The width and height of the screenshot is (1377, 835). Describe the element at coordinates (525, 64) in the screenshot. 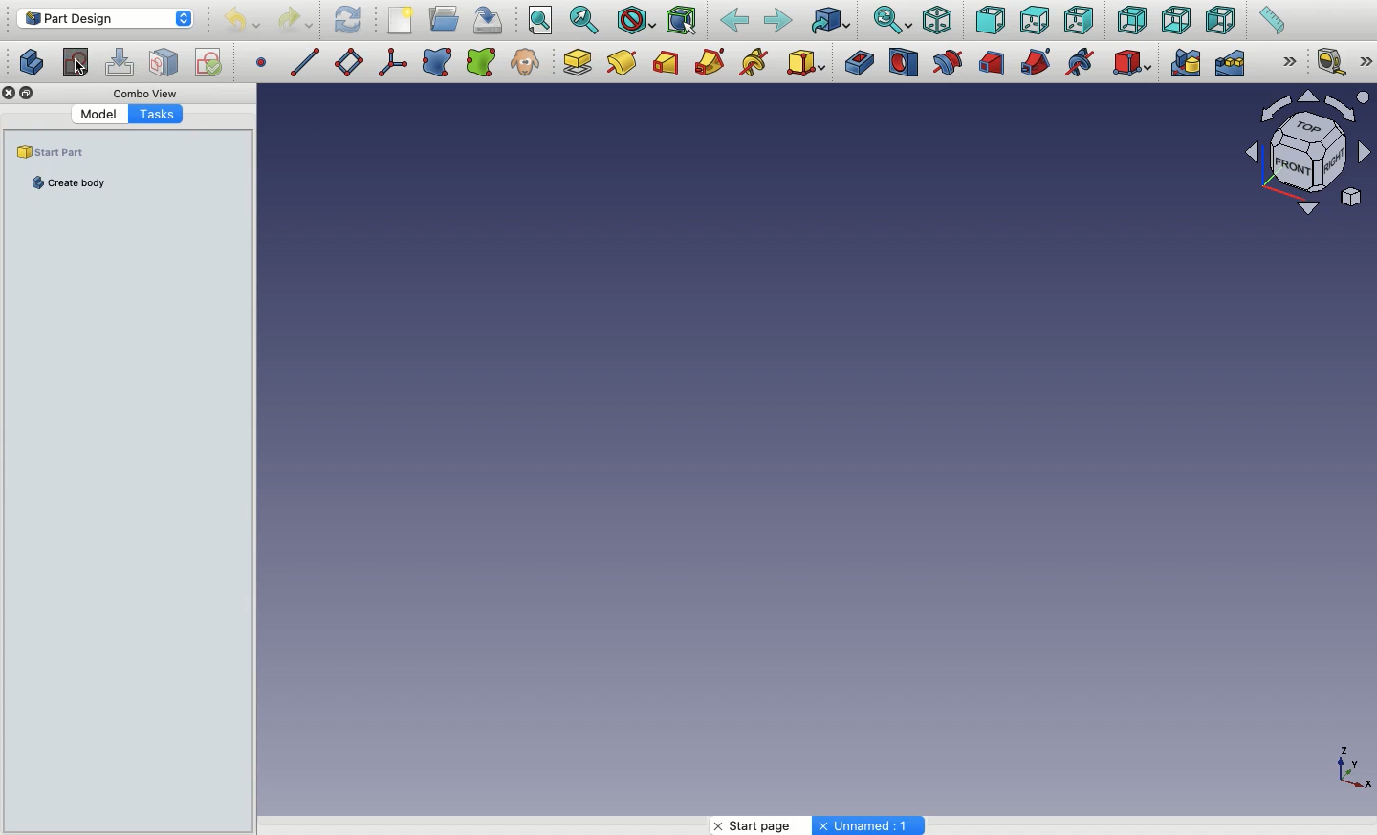

I see `Clone` at that location.